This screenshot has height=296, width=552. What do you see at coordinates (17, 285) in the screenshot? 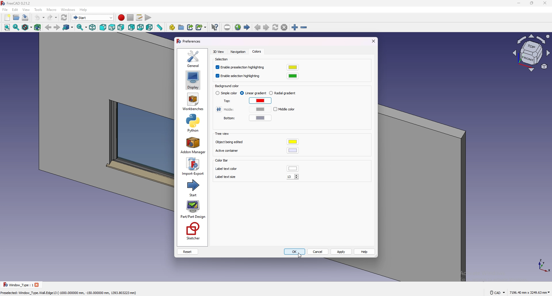
I see `Window _Type : 1` at bounding box center [17, 285].